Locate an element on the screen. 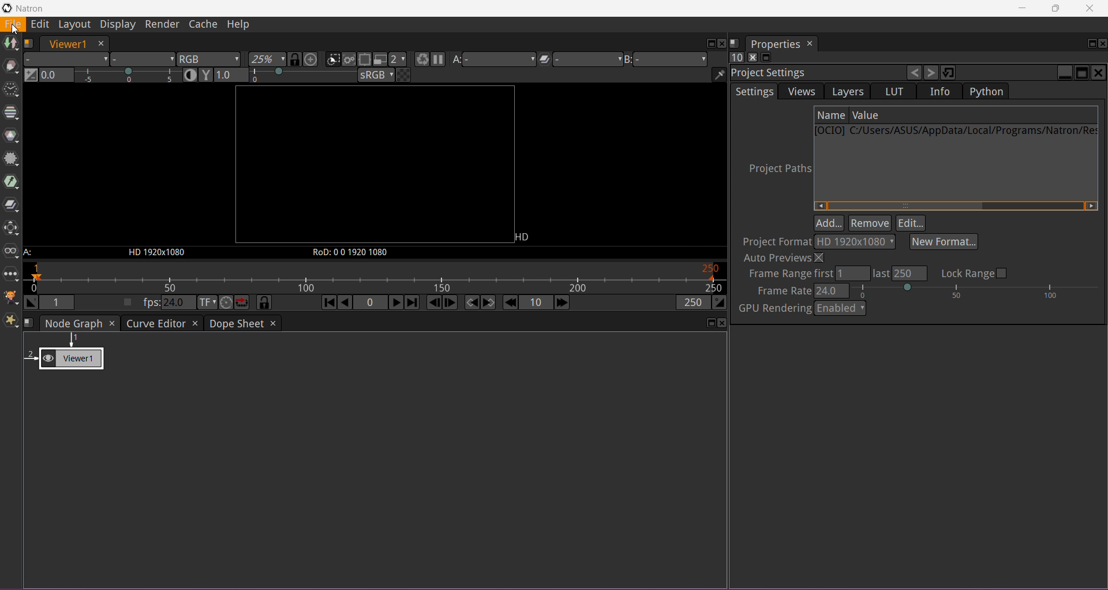  Set the time display format is located at coordinates (207, 304).